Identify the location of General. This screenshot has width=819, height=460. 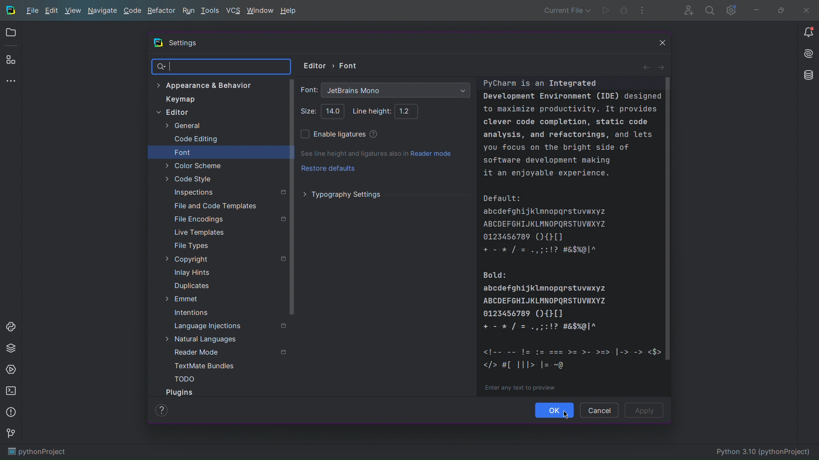
(182, 126).